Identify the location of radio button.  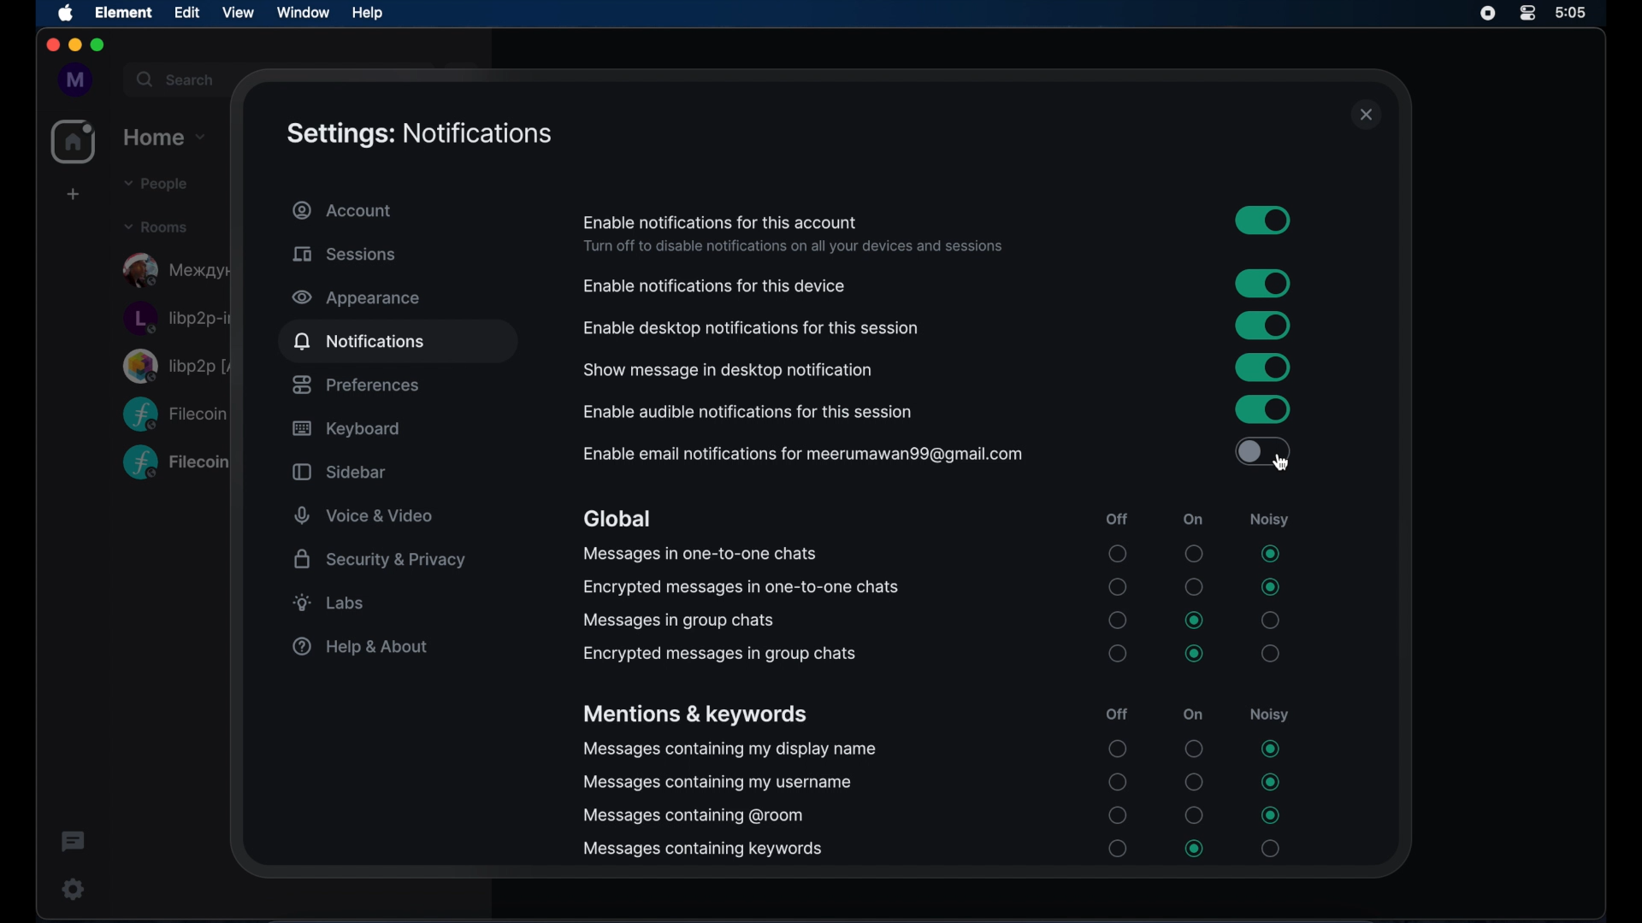
(1193, 782).